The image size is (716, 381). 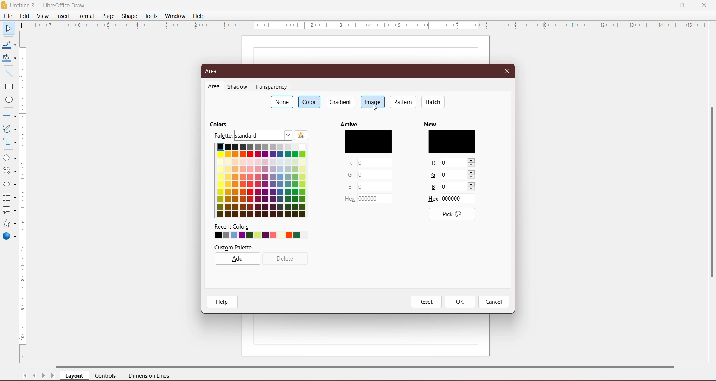 What do you see at coordinates (35, 377) in the screenshot?
I see `Scroll to previous page` at bounding box center [35, 377].